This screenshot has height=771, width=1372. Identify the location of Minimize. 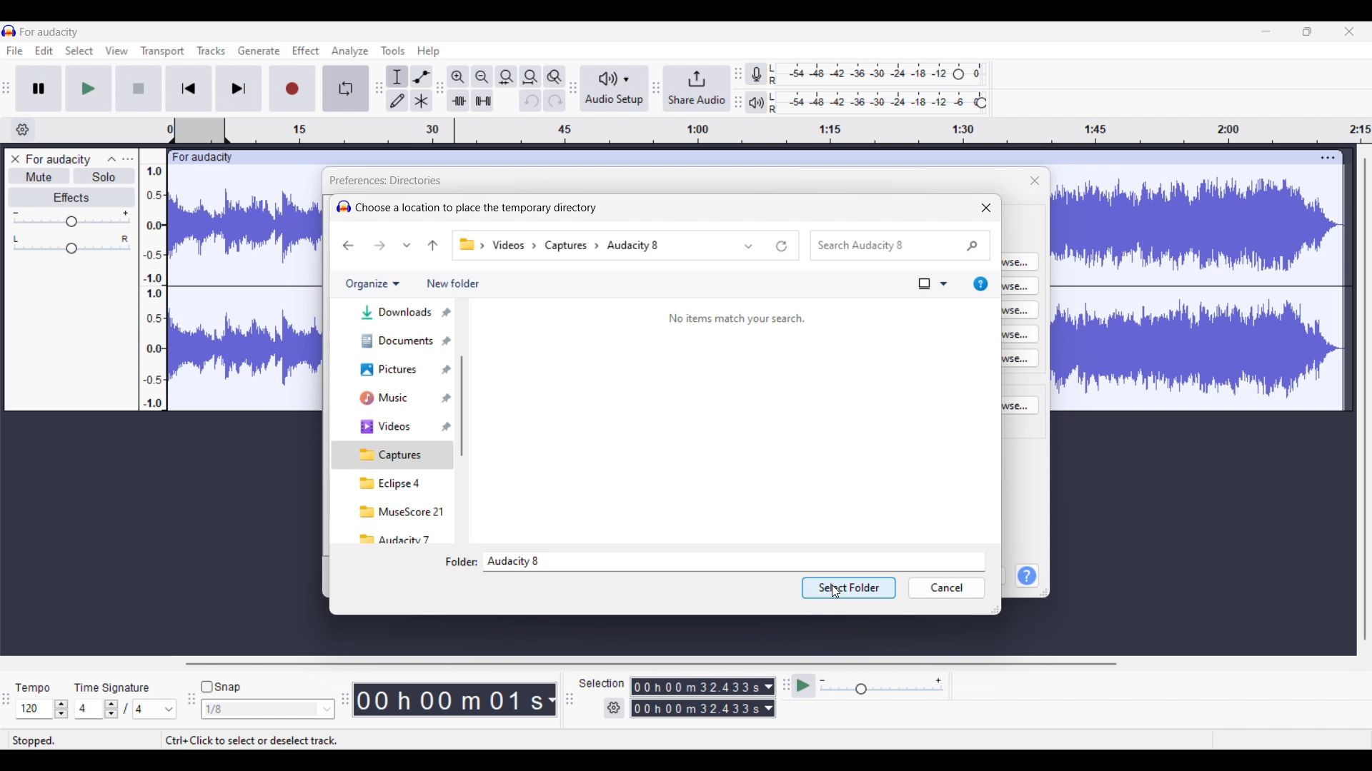
(1266, 31).